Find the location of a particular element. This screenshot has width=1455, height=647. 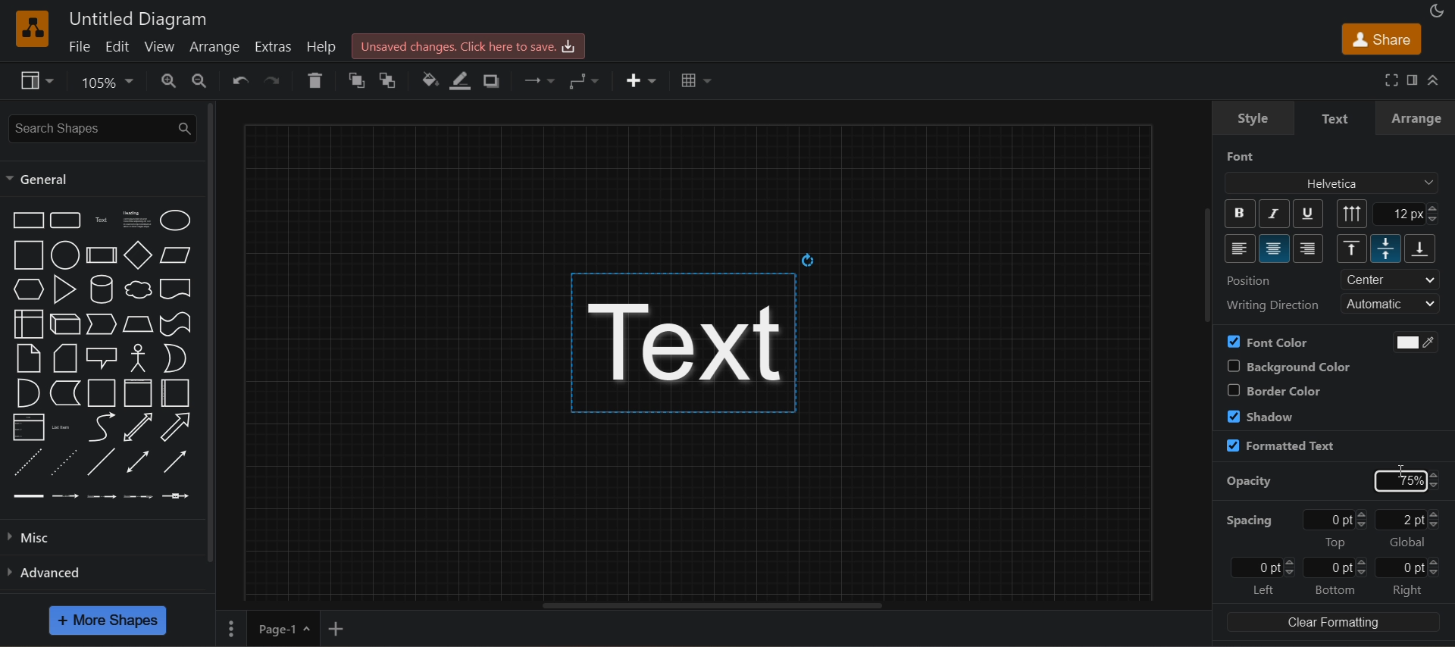

text is located at coordinates (1337, 119).